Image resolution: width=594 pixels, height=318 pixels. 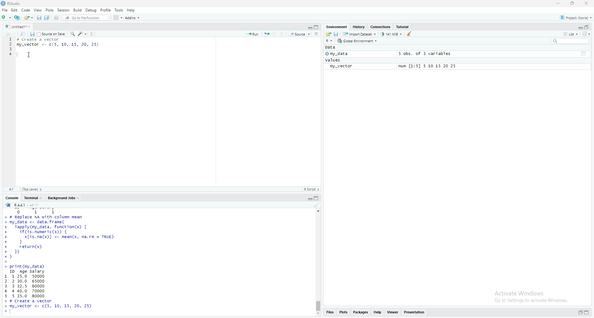 What do you see at coordinates (32, 198) in the screenshot?
I see `terminal` at bounding box center [32, 198].